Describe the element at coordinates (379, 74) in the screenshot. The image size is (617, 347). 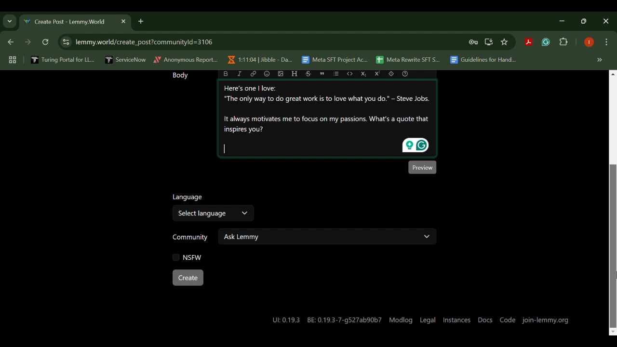
I see `Superscript` at that location.